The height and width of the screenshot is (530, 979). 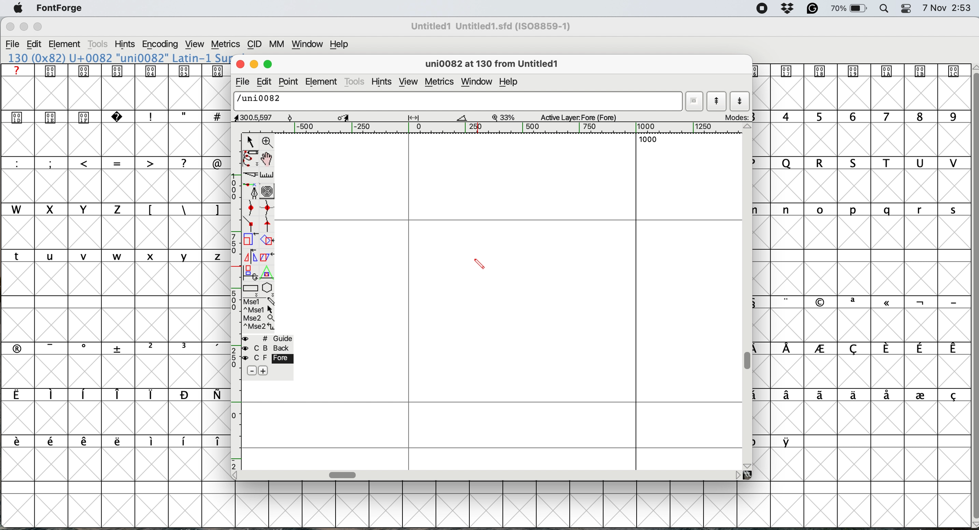 What do you see at coordinates (885, 9) in the screenshot?
I see `spotlight search` at bounding box center [885, 9].